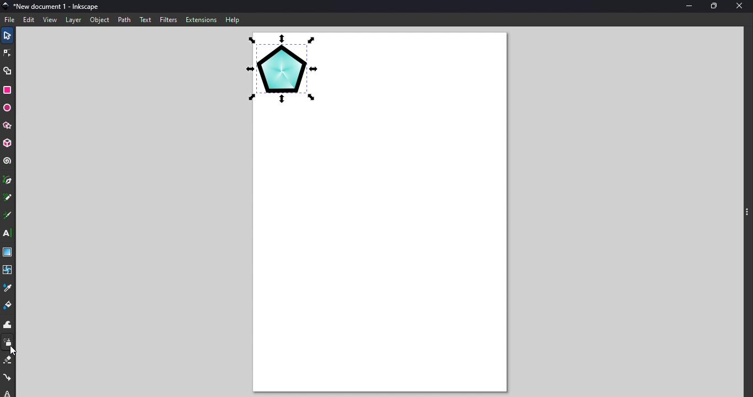 The image size is (753, 397). Describe the element at coordinates (714, 6) in the screenshot. I see `Maximize` at that location.